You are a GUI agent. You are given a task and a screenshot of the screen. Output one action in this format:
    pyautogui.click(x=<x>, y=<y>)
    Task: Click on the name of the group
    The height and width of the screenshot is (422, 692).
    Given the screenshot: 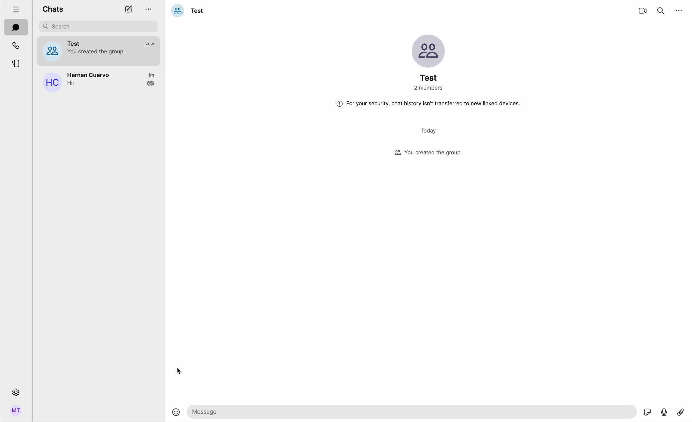 What is the action you would take?
    pyautogui.click(x=428, y=62)
    